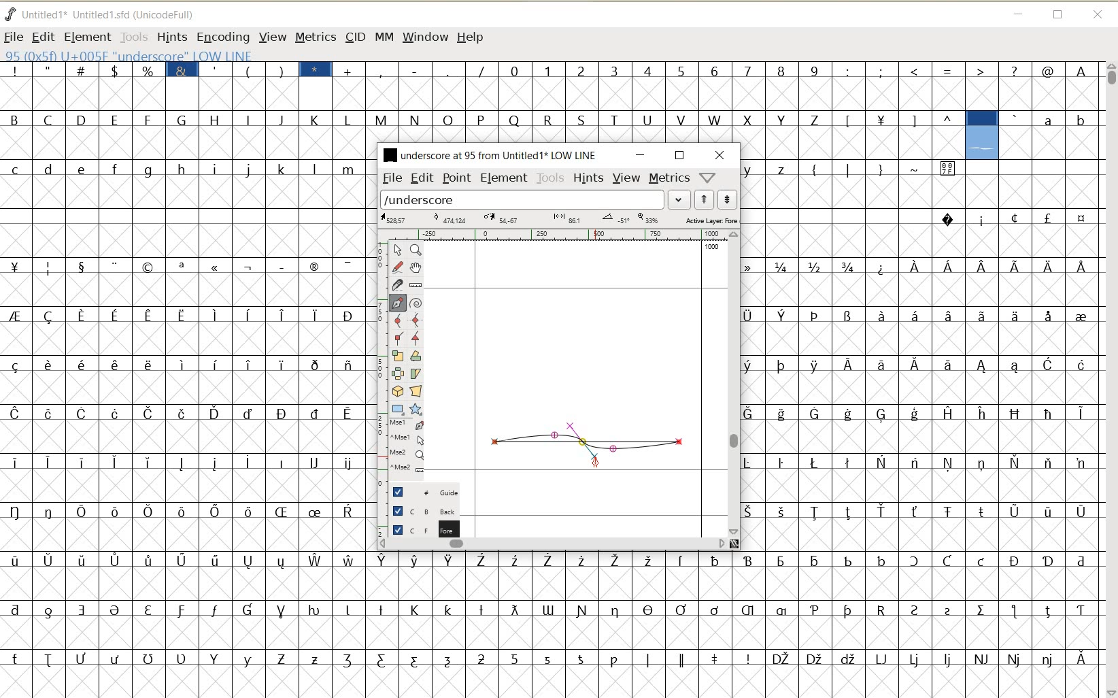  I want to click on METRICS, so click(315, 37).